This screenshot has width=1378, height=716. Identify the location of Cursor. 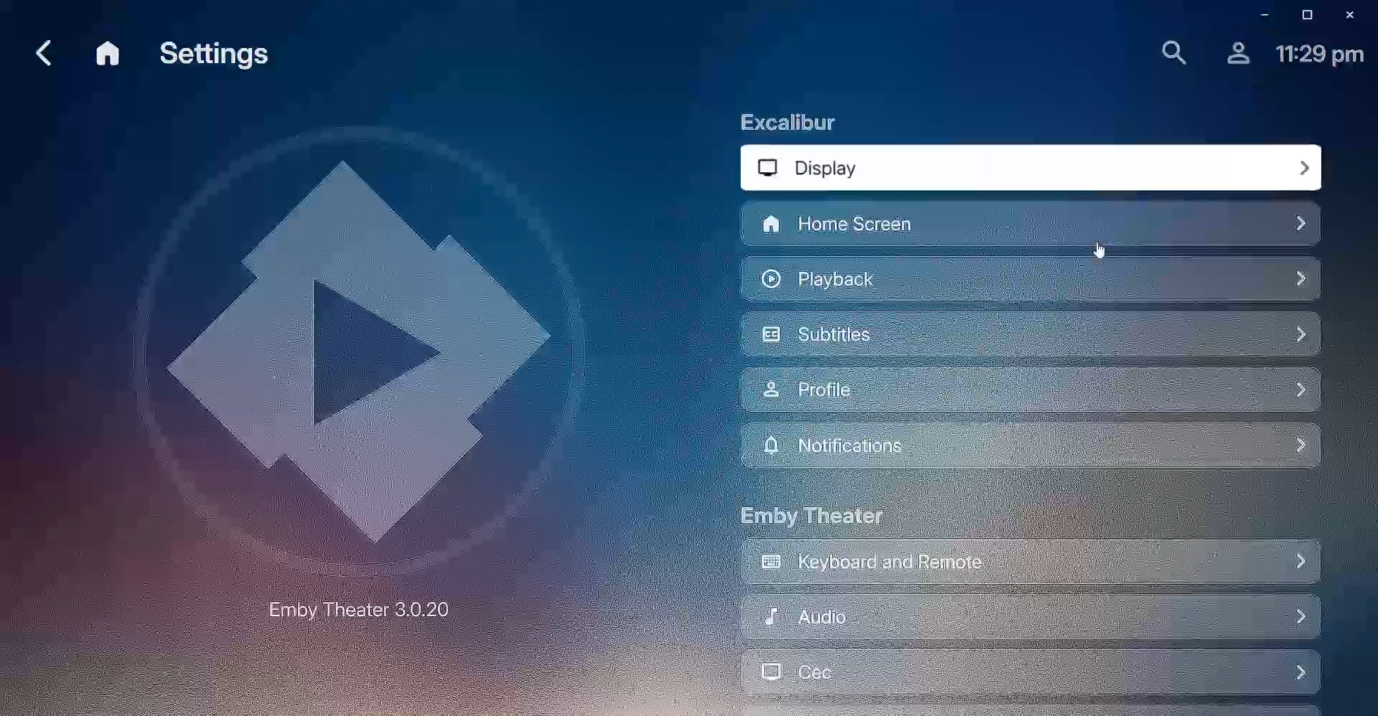
(1105, 253).